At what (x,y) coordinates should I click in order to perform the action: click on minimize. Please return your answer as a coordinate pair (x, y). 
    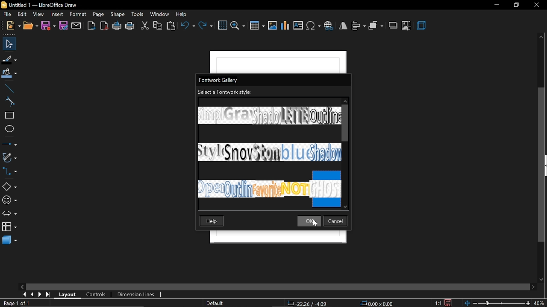
    Looking at the image, I should click on (497, 5).